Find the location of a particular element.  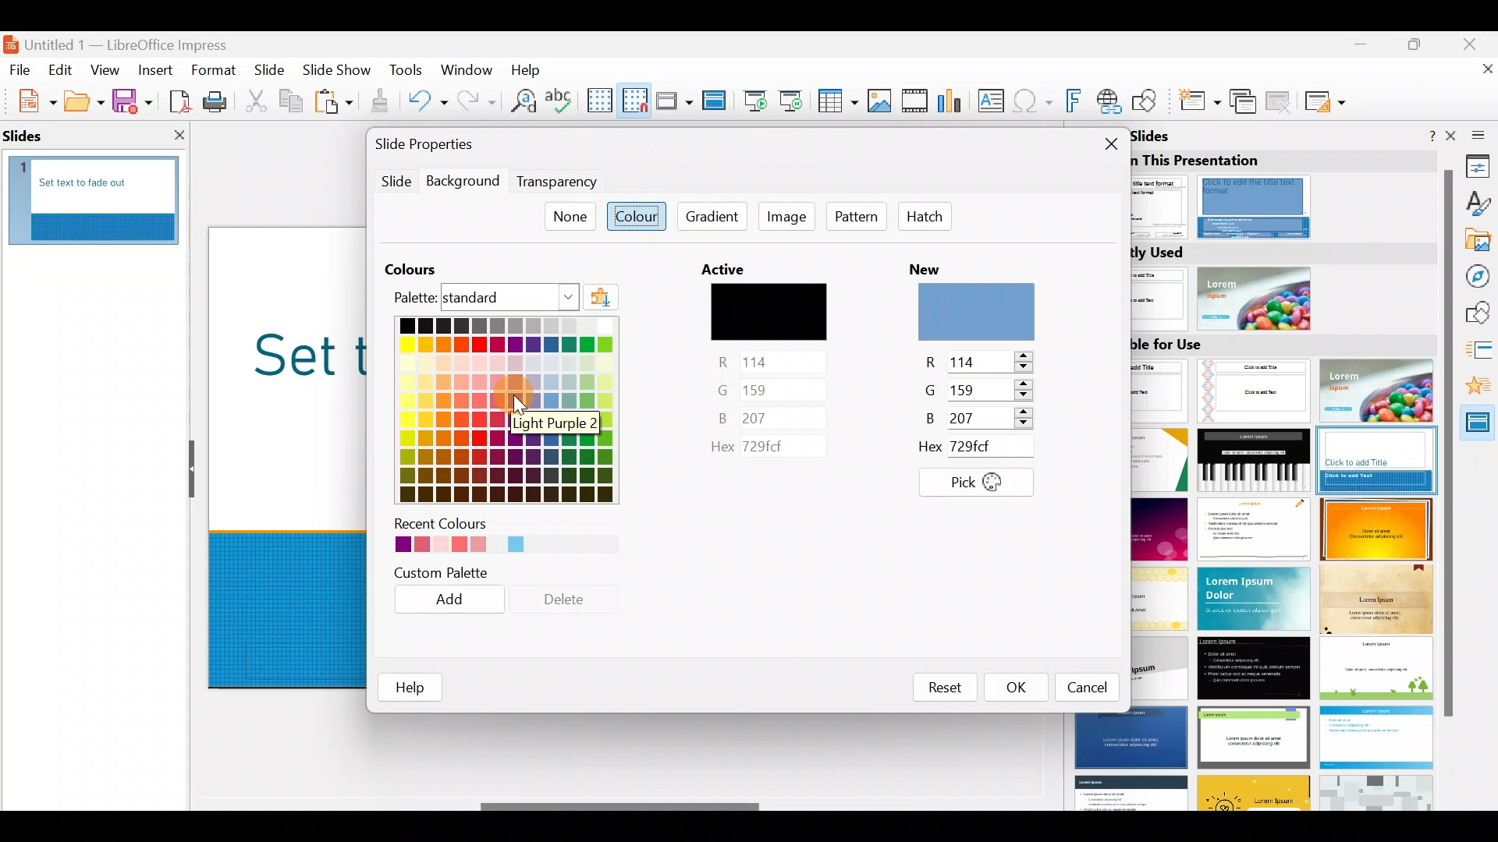

Copy is located at coordinates (289, 101).